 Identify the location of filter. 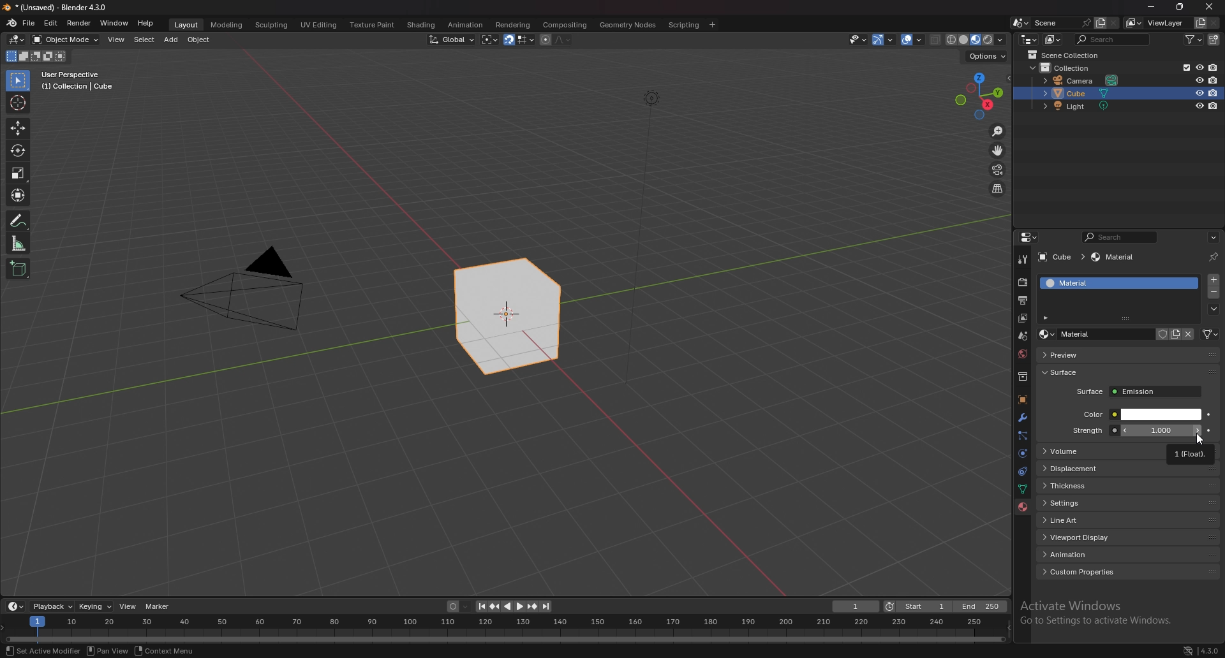
(1196, 39).